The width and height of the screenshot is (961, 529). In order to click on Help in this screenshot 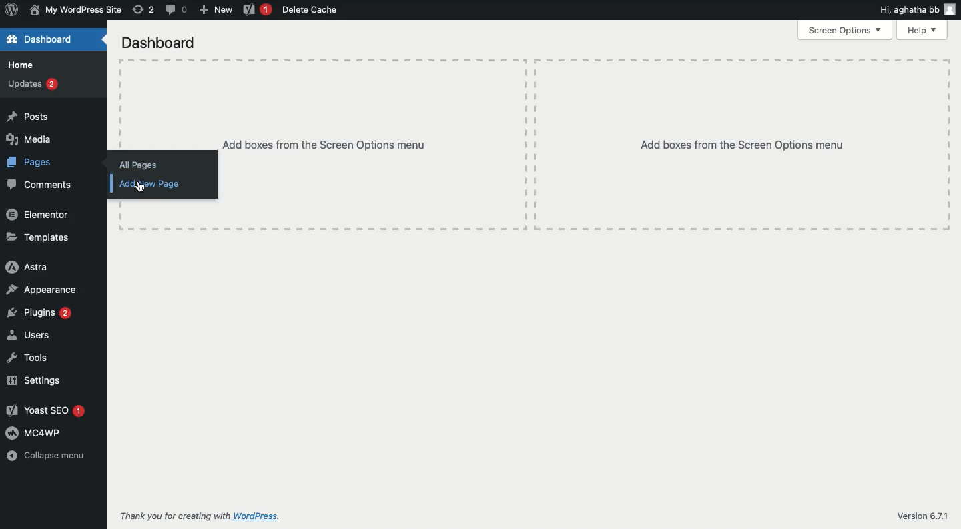, I will do `click(922, 29)`.